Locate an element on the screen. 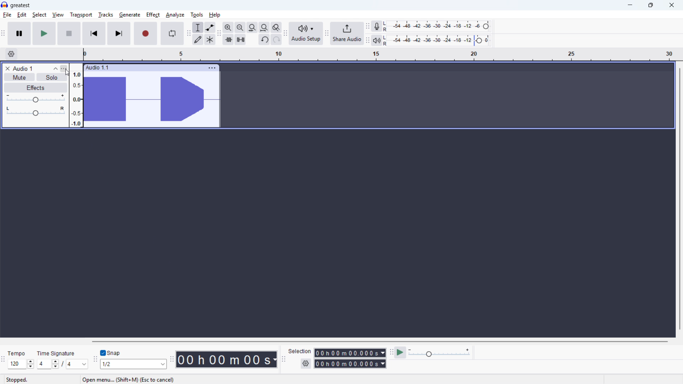  Skip to start  is located at coordinates (94, 33).